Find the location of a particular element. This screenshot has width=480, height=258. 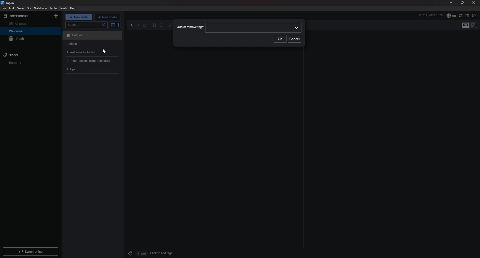

bold is located at coordinates (154, 26).